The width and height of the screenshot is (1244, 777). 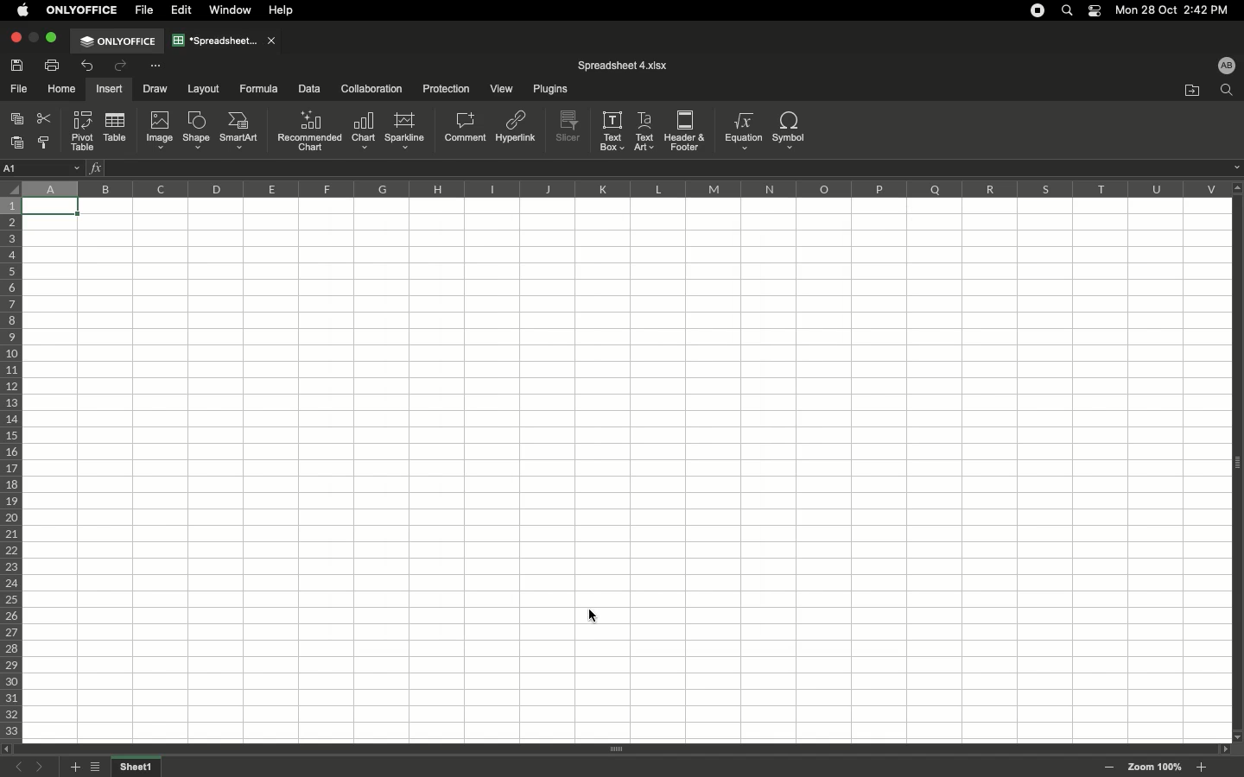 What do you see at coordinates (73, 768) in the screenshot?
I see `Add sheet` at bounding box center [73, 768].